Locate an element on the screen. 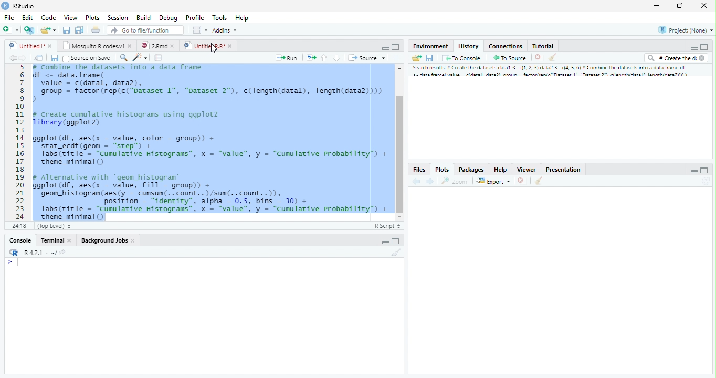  New file is located at coordinates (10, 29).